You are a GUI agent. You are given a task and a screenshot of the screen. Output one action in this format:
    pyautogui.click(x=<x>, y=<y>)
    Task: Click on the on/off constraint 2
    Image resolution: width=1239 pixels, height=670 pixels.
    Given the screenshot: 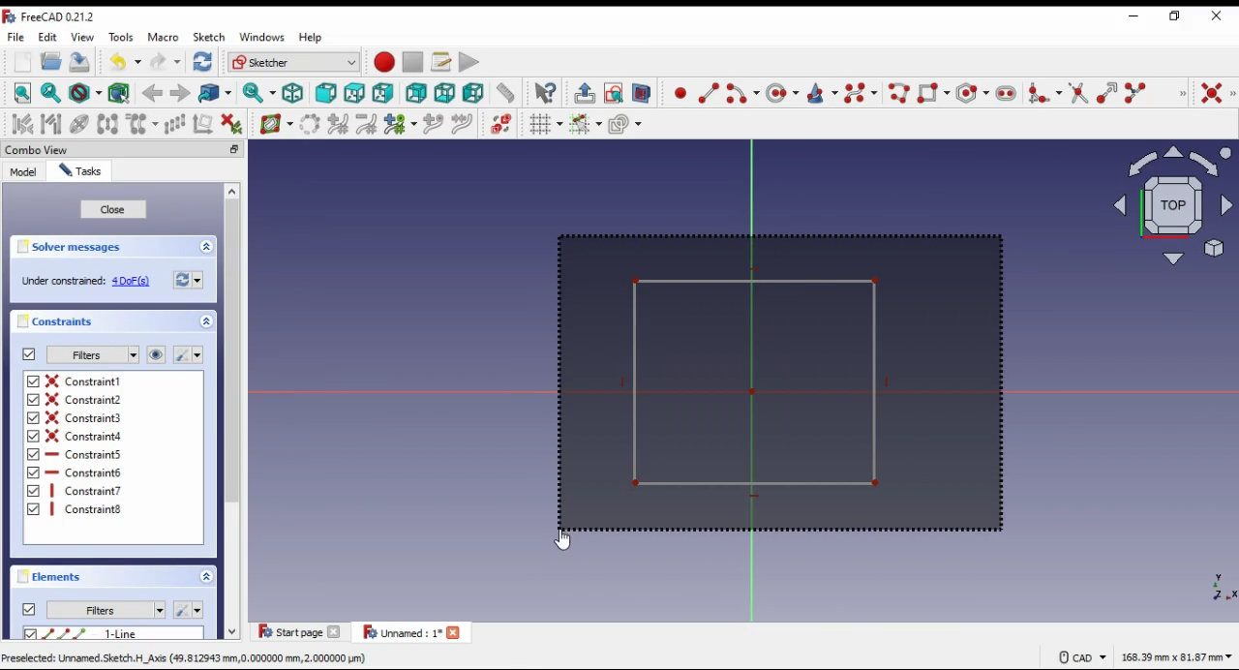 What is the action you would take?
    pyautogui.click(x=85, y=399)
    